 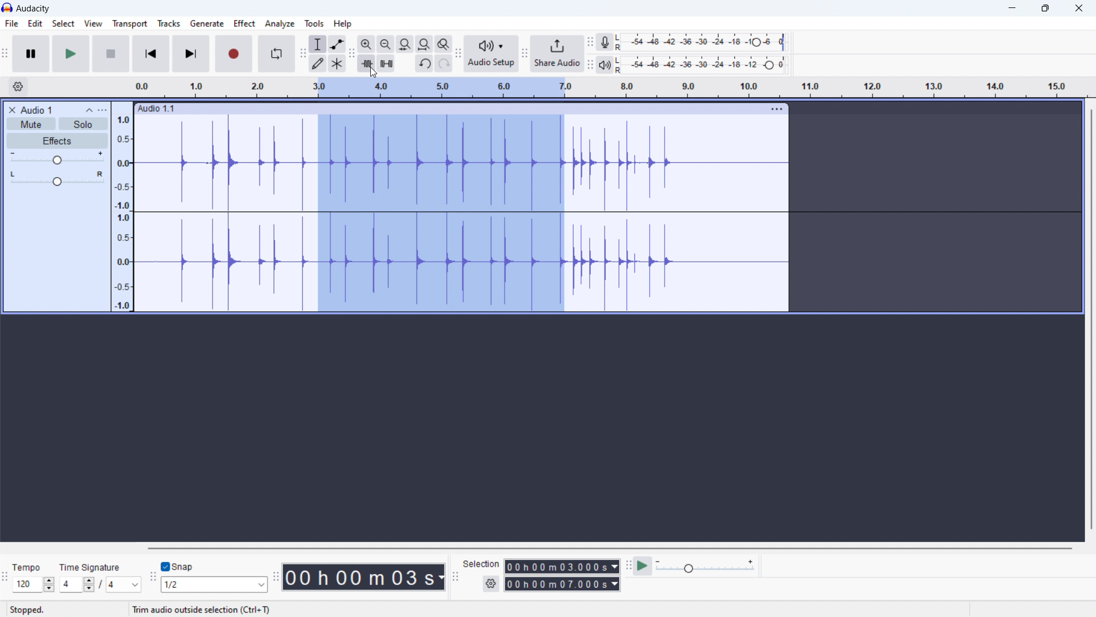 What do you see at coordinates (11, 23) in the screenshot?
I see `file` at bounding box center [11, 23].